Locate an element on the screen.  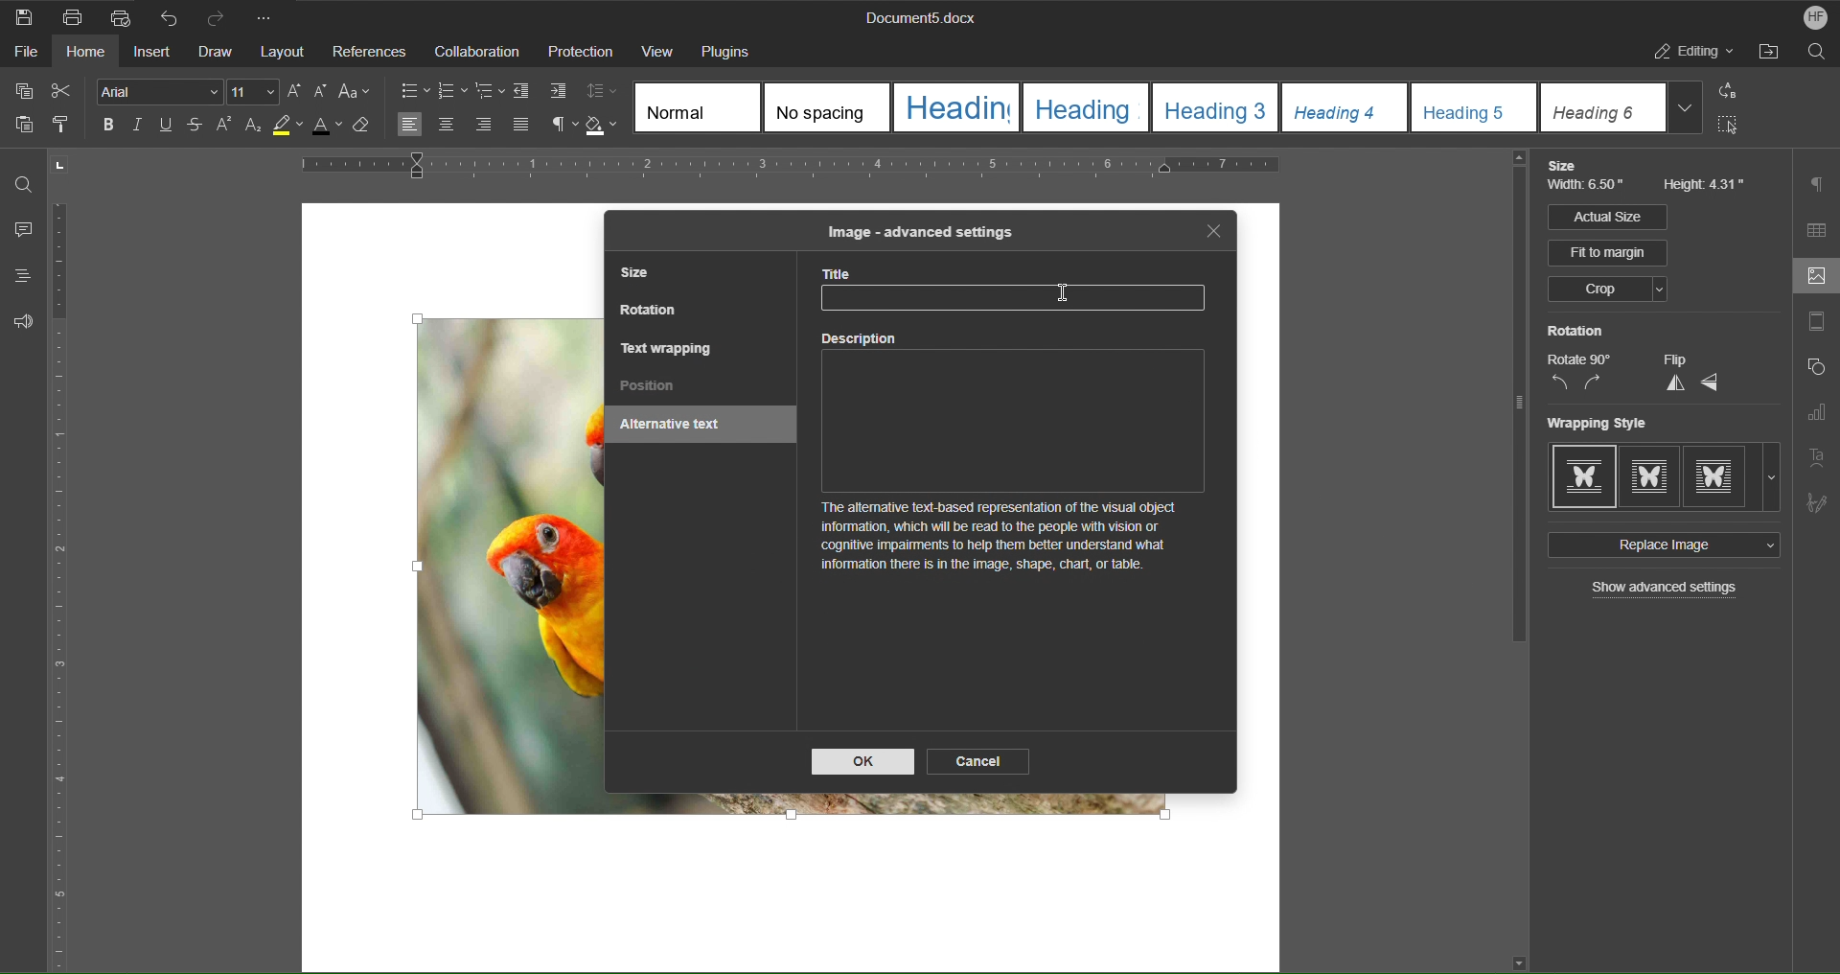
Line Spacing is located at coordinates (605, 92).